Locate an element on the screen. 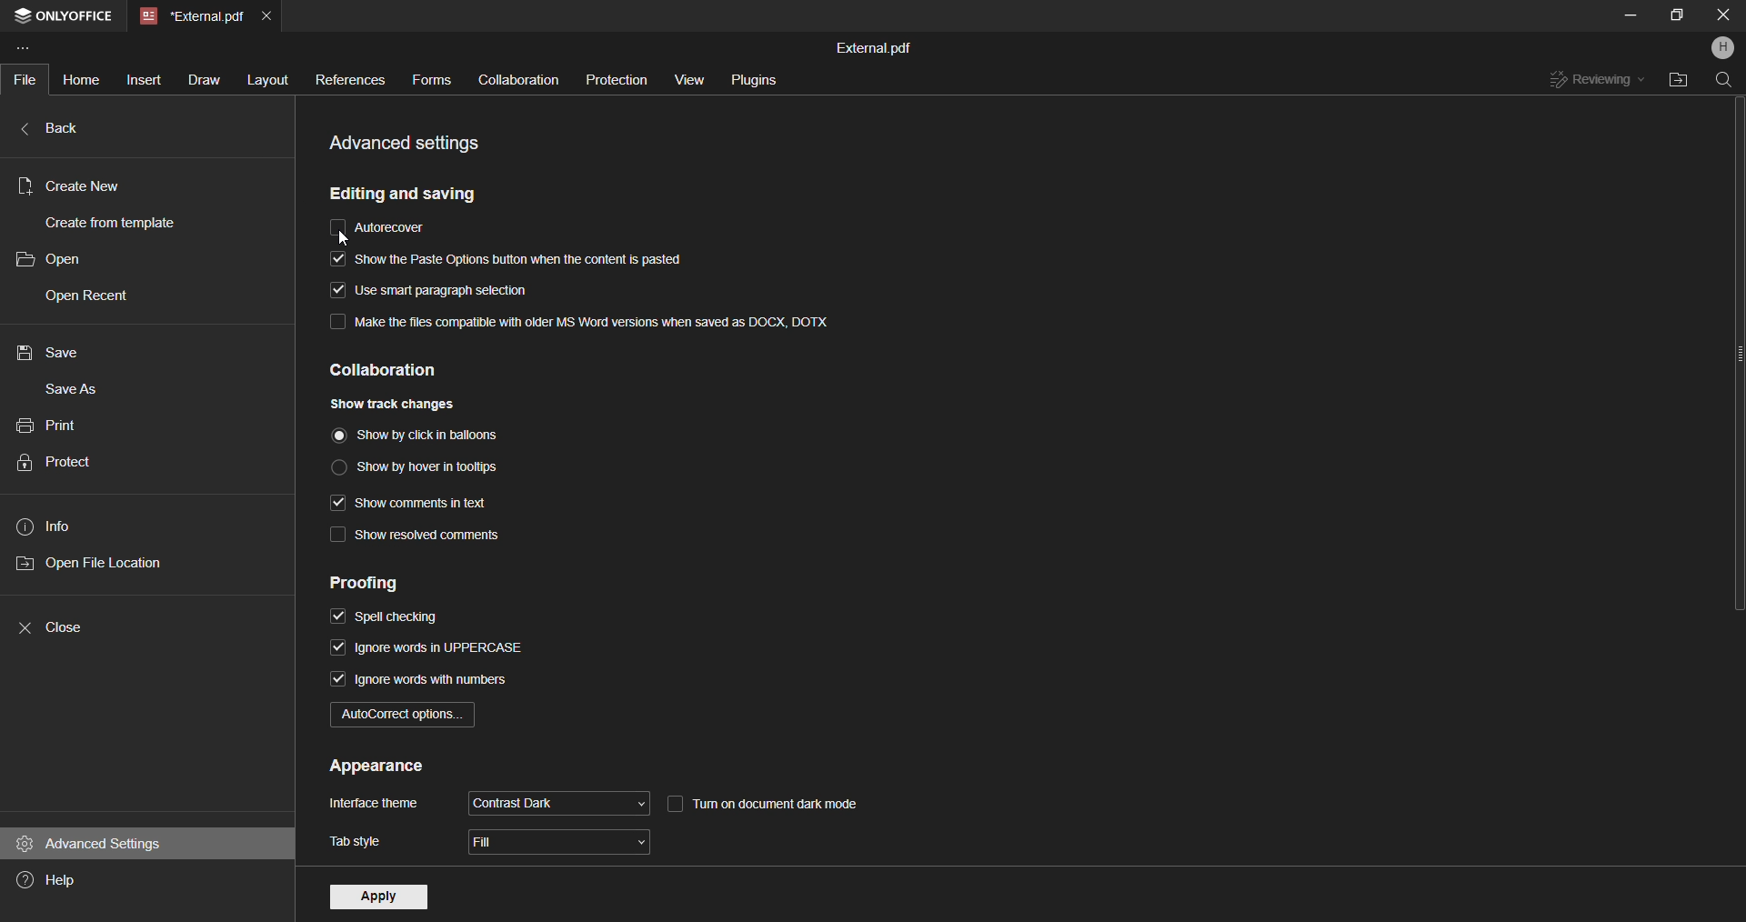 This screenshot has height=922, width=1746. References is located at coordinates (346, 82).